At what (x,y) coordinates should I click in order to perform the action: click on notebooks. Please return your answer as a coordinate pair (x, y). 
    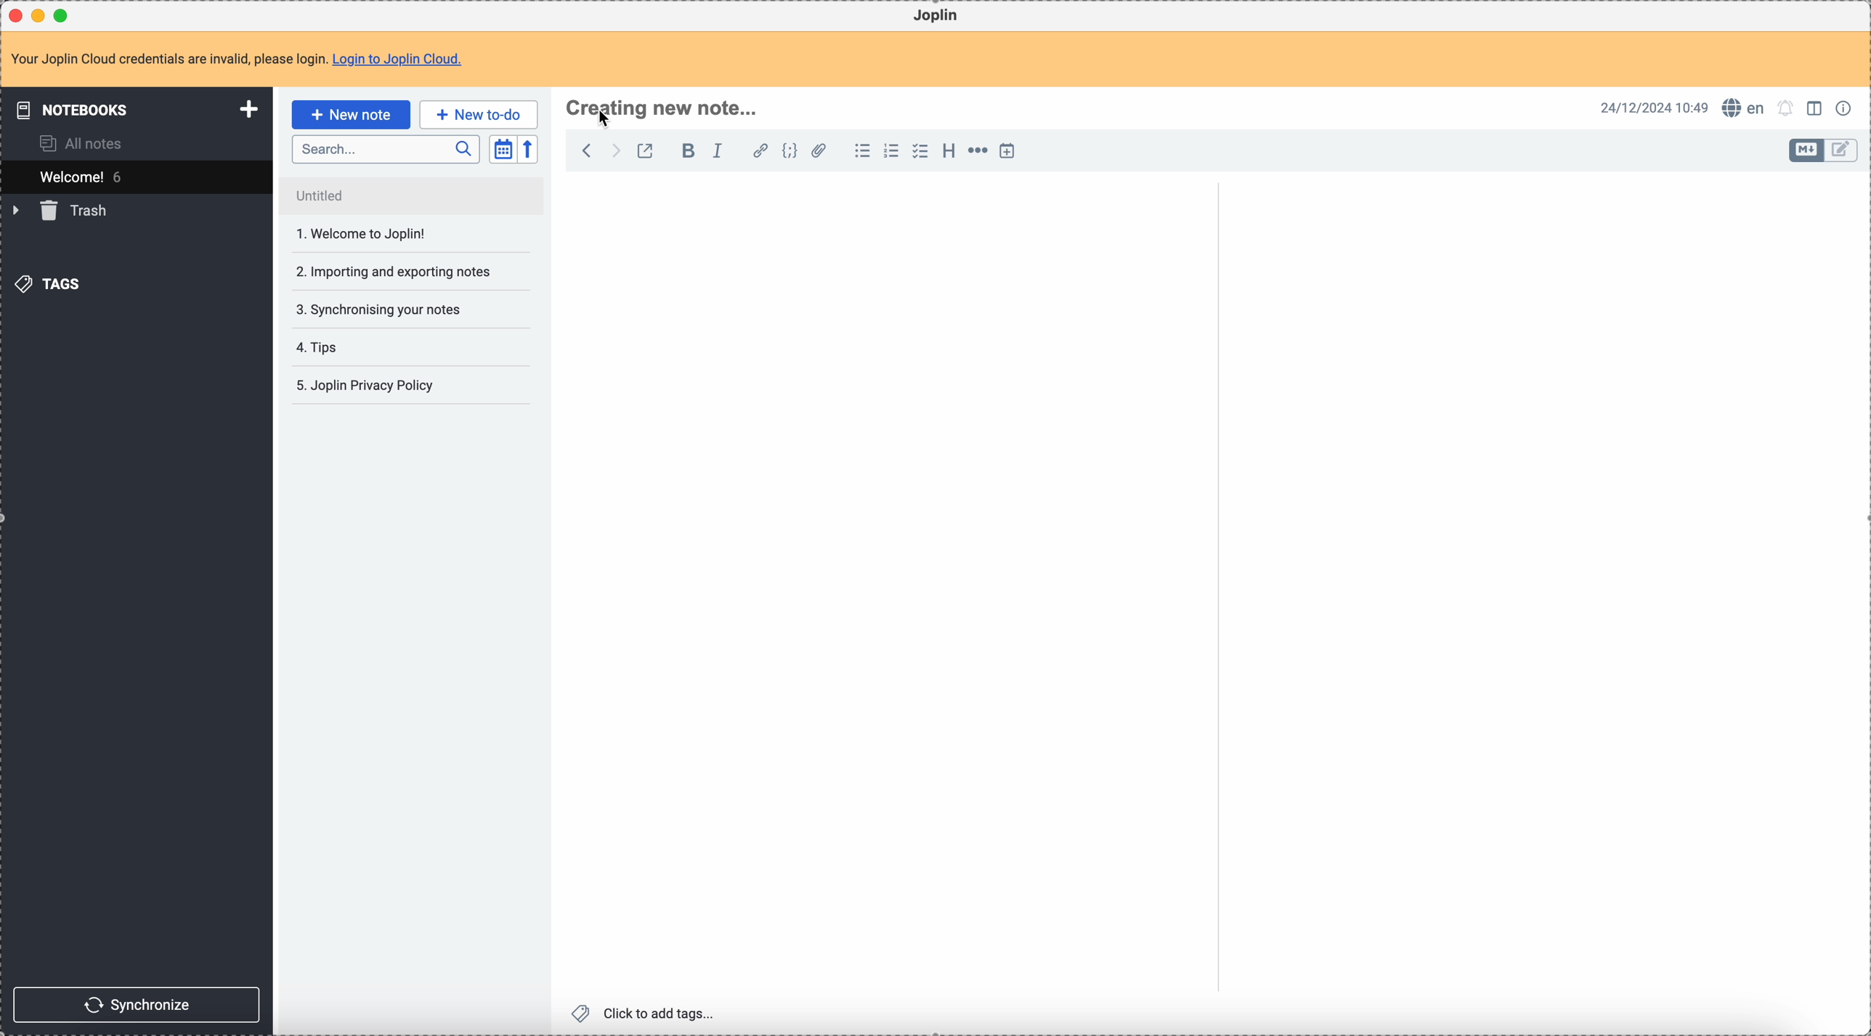
    Looking at the image, I should click on (131, 110).